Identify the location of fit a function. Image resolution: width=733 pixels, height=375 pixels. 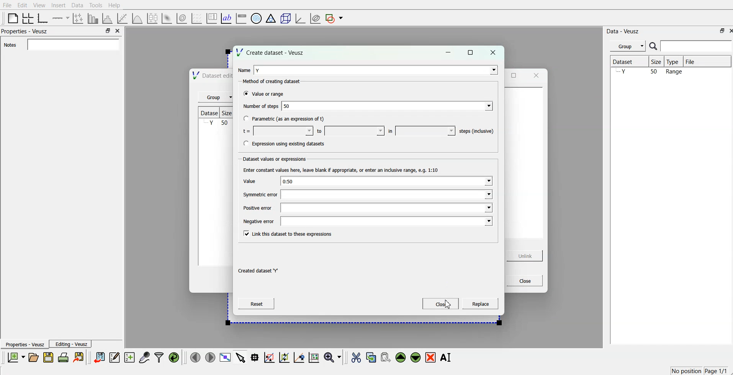
(123, 18).